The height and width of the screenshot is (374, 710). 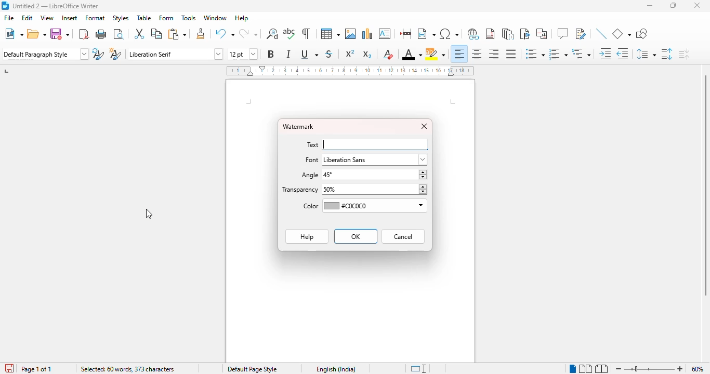 I want to click on insert, so click(x=70, y=18).